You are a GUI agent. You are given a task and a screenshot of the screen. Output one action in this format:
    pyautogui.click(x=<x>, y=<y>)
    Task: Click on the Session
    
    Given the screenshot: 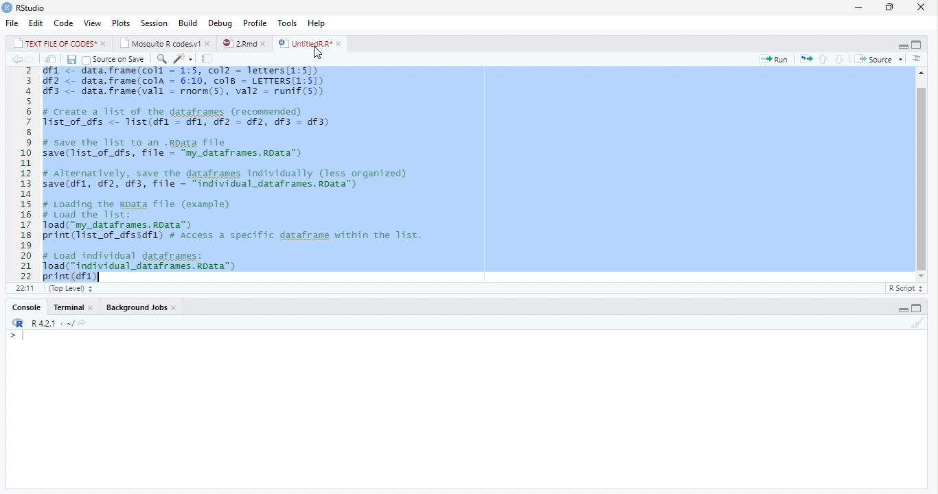 What is the action you would take?
    pyautogui.click(x=154, y=23)
    